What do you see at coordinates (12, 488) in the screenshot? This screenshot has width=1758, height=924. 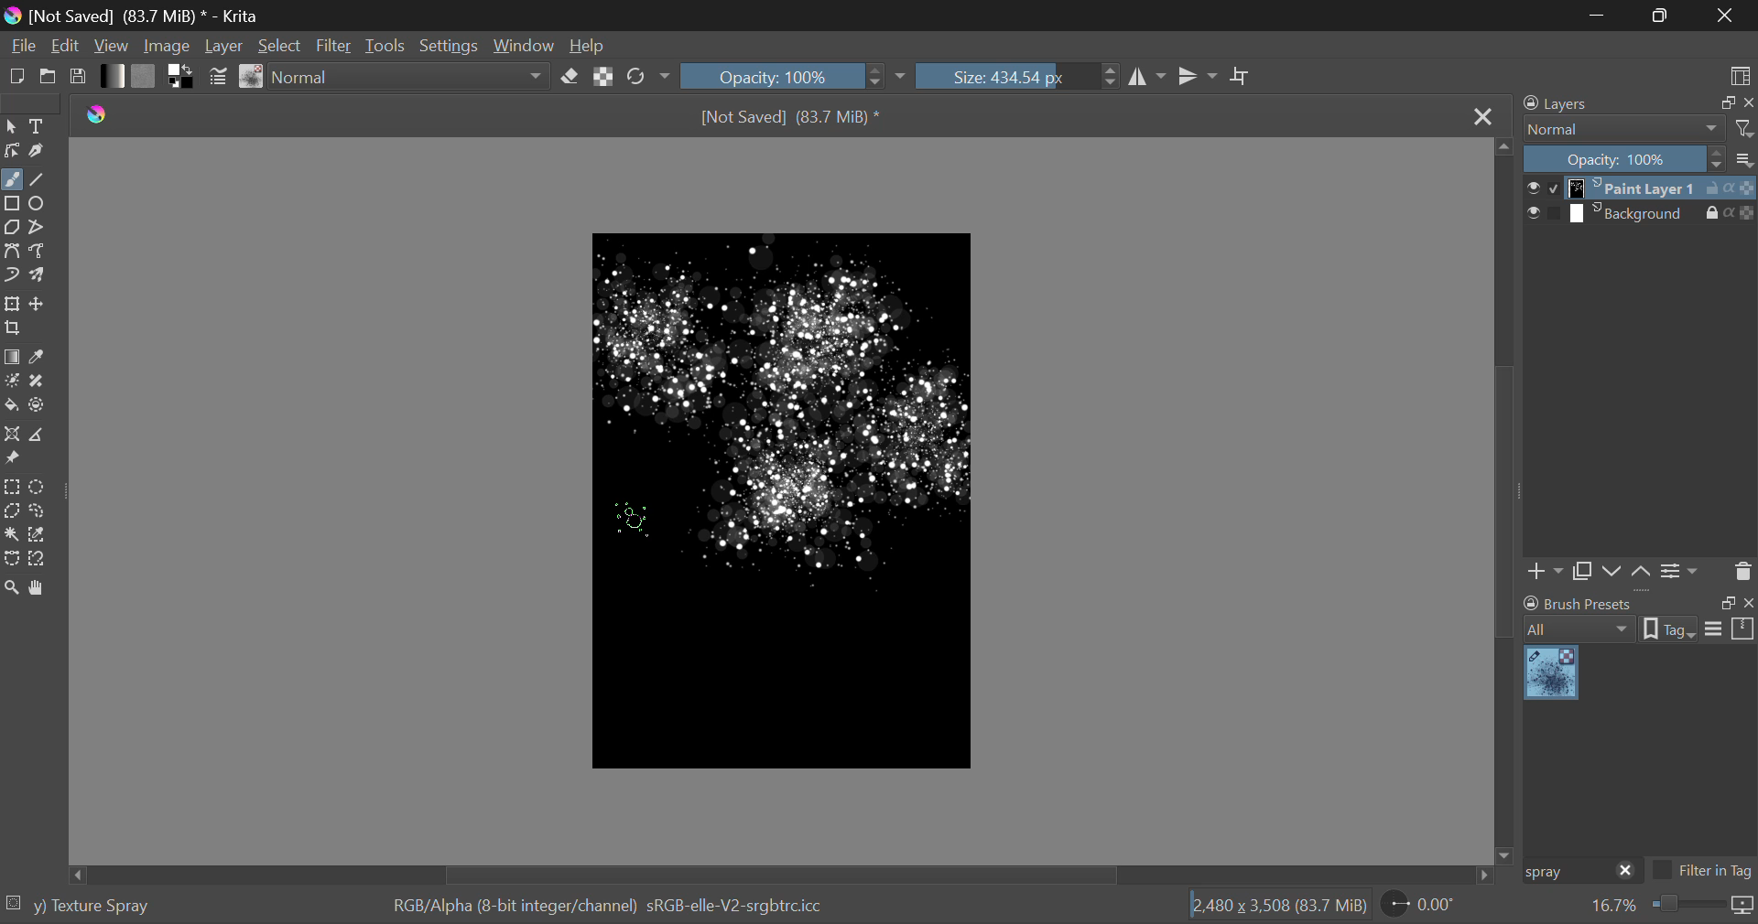 I see `Rectangular Selection` at bounding box center [12, 488].